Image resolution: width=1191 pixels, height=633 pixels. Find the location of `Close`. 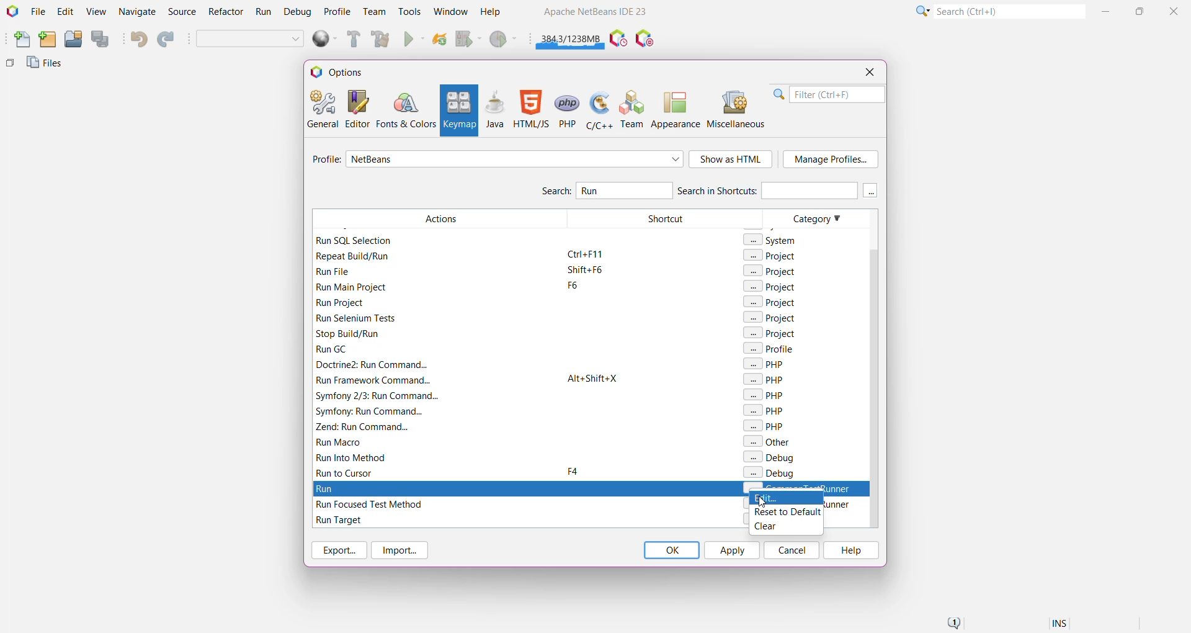

Close is located at coordinates (869, 72).